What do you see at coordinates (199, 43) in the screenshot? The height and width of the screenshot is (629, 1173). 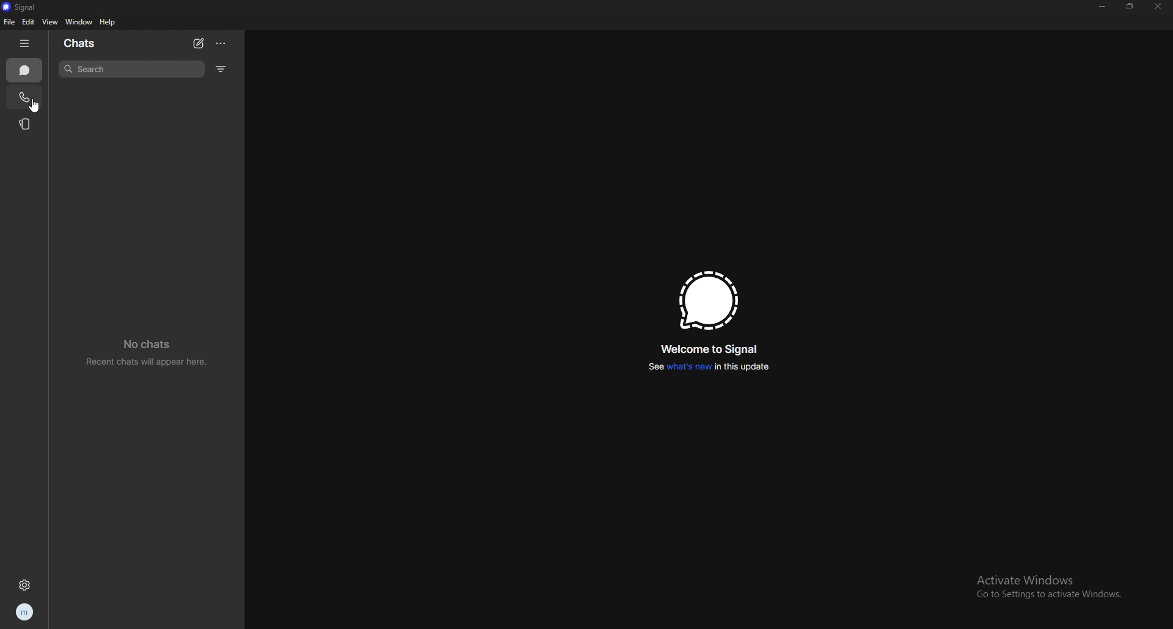 I see `new chat` at bounding box center [199, 43].